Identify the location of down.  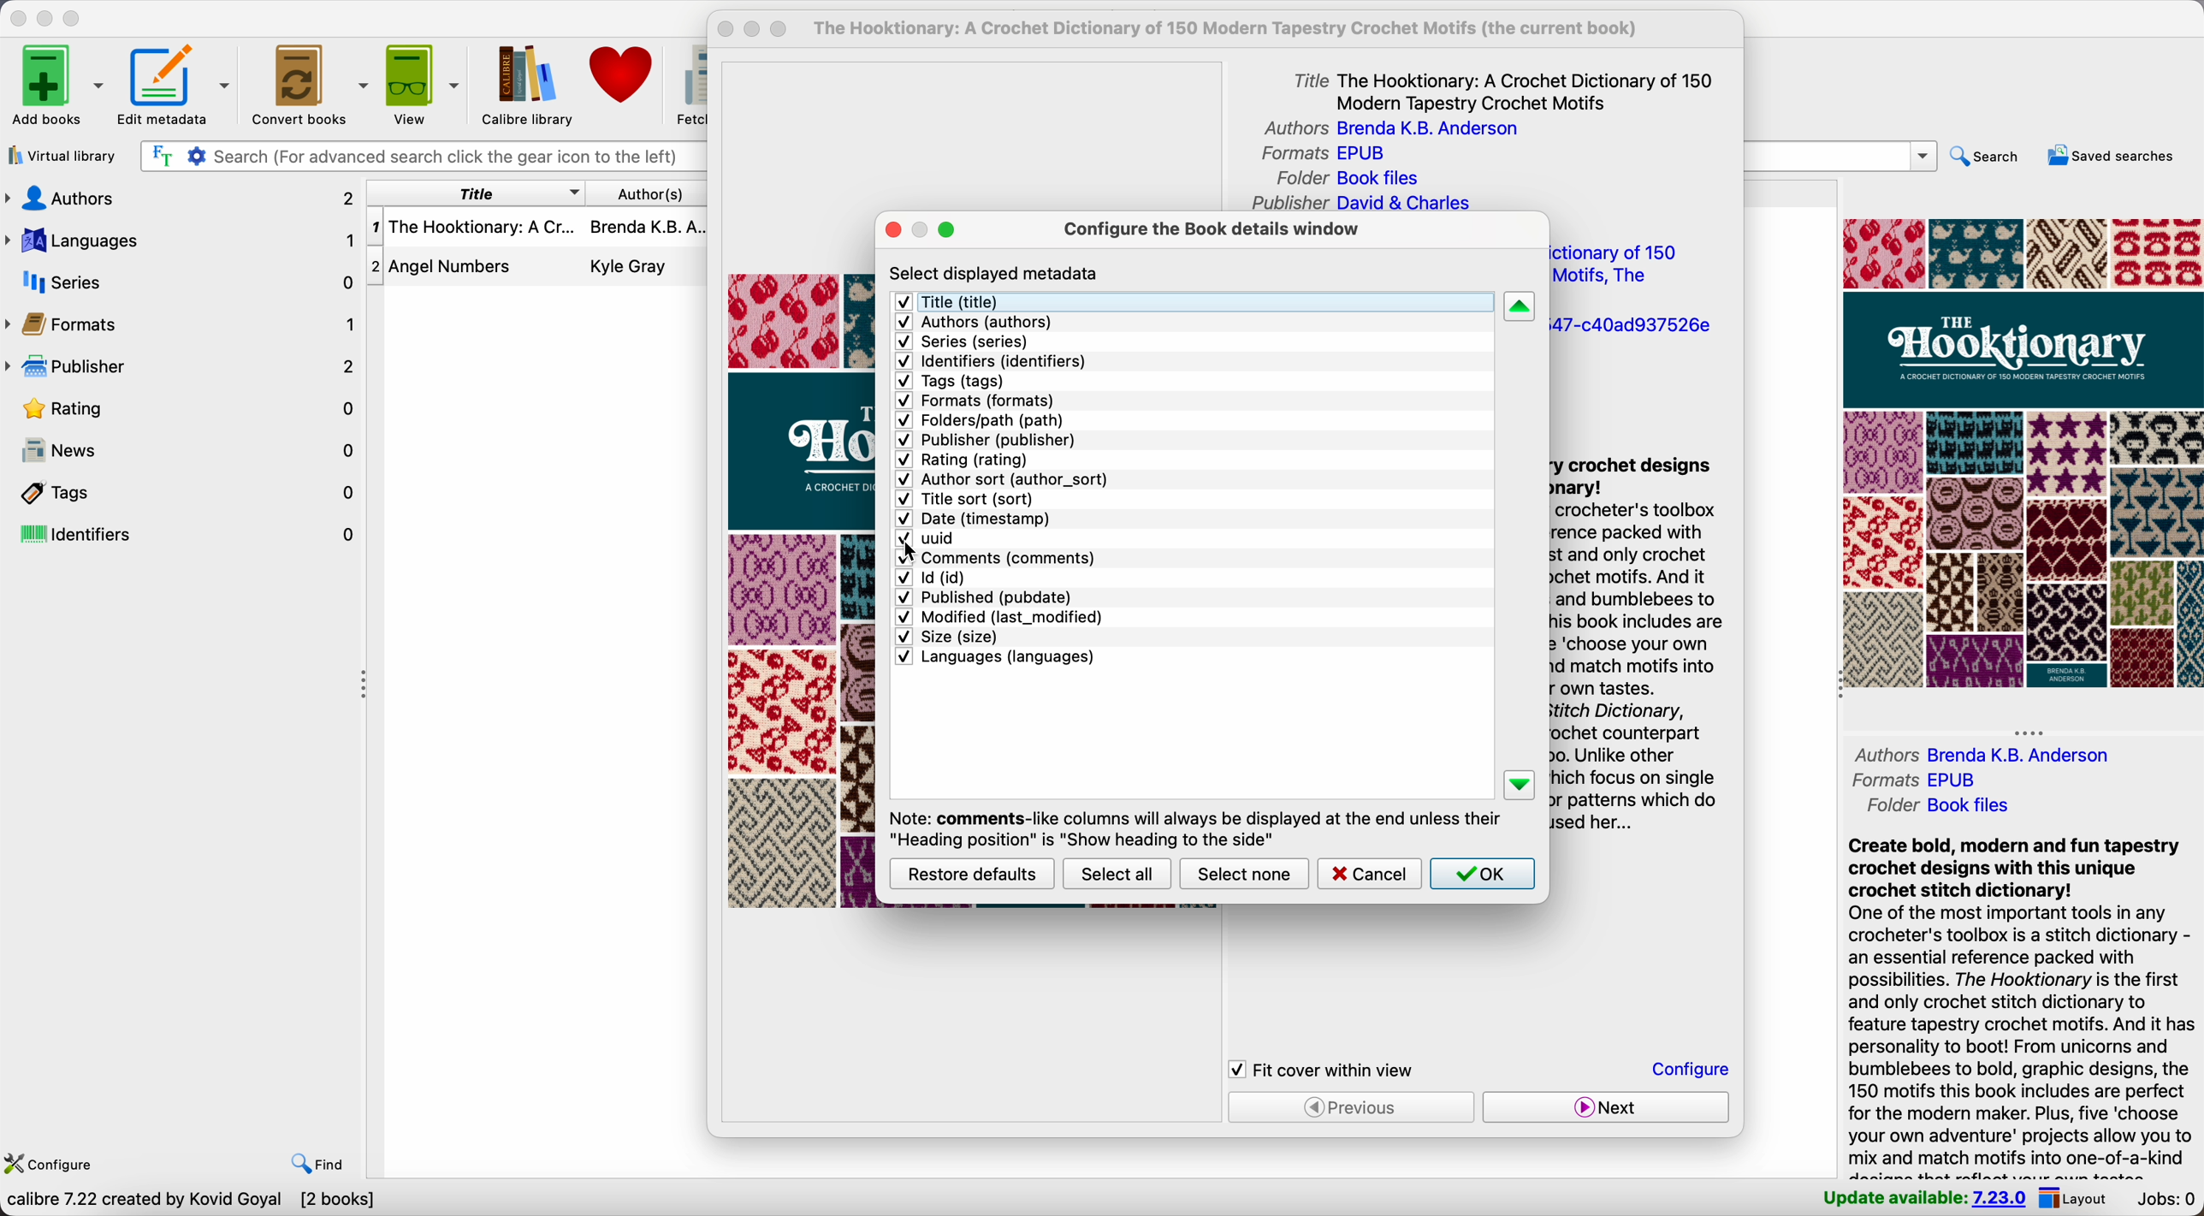
(1522, 786).